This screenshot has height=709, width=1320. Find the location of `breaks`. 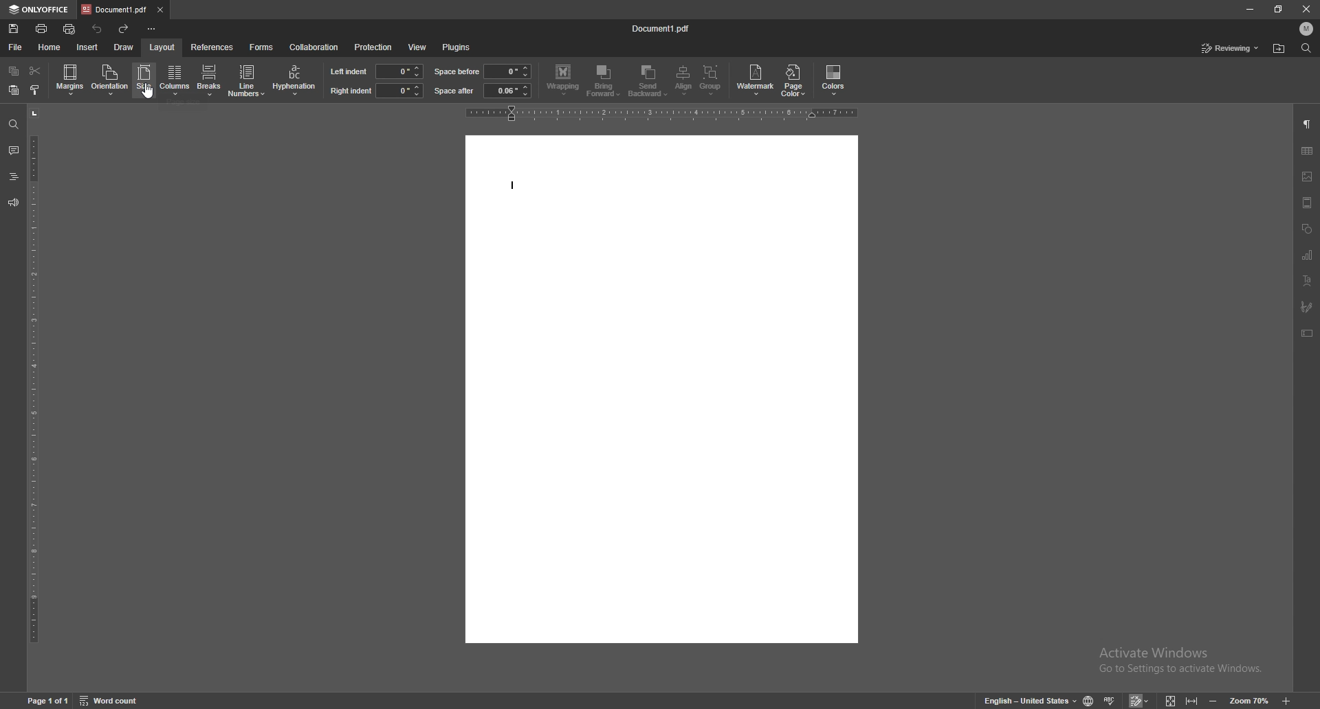

breaks is located at coordinates (208, 80).